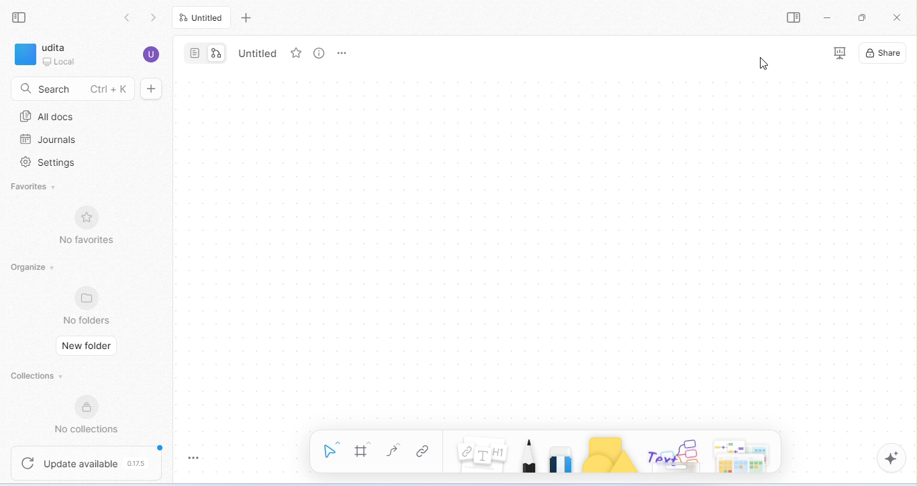 The width and height of the screenshot is (917, 486). I want to click on untitled, so click(204, 19).